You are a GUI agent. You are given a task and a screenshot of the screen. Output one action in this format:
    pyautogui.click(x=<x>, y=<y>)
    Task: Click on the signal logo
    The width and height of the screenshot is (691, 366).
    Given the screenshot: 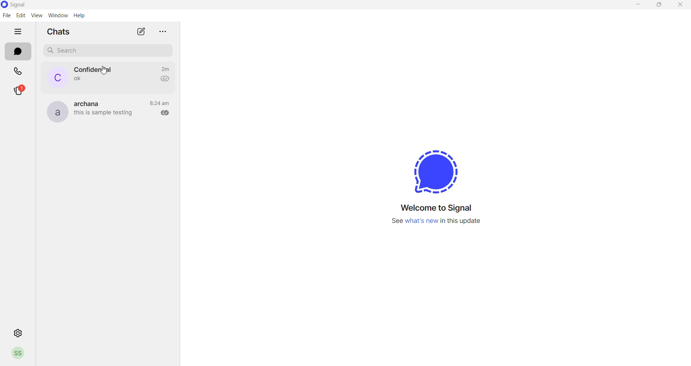 What is the action you would take?
    pyautogui.click(x=435, y=168)
    